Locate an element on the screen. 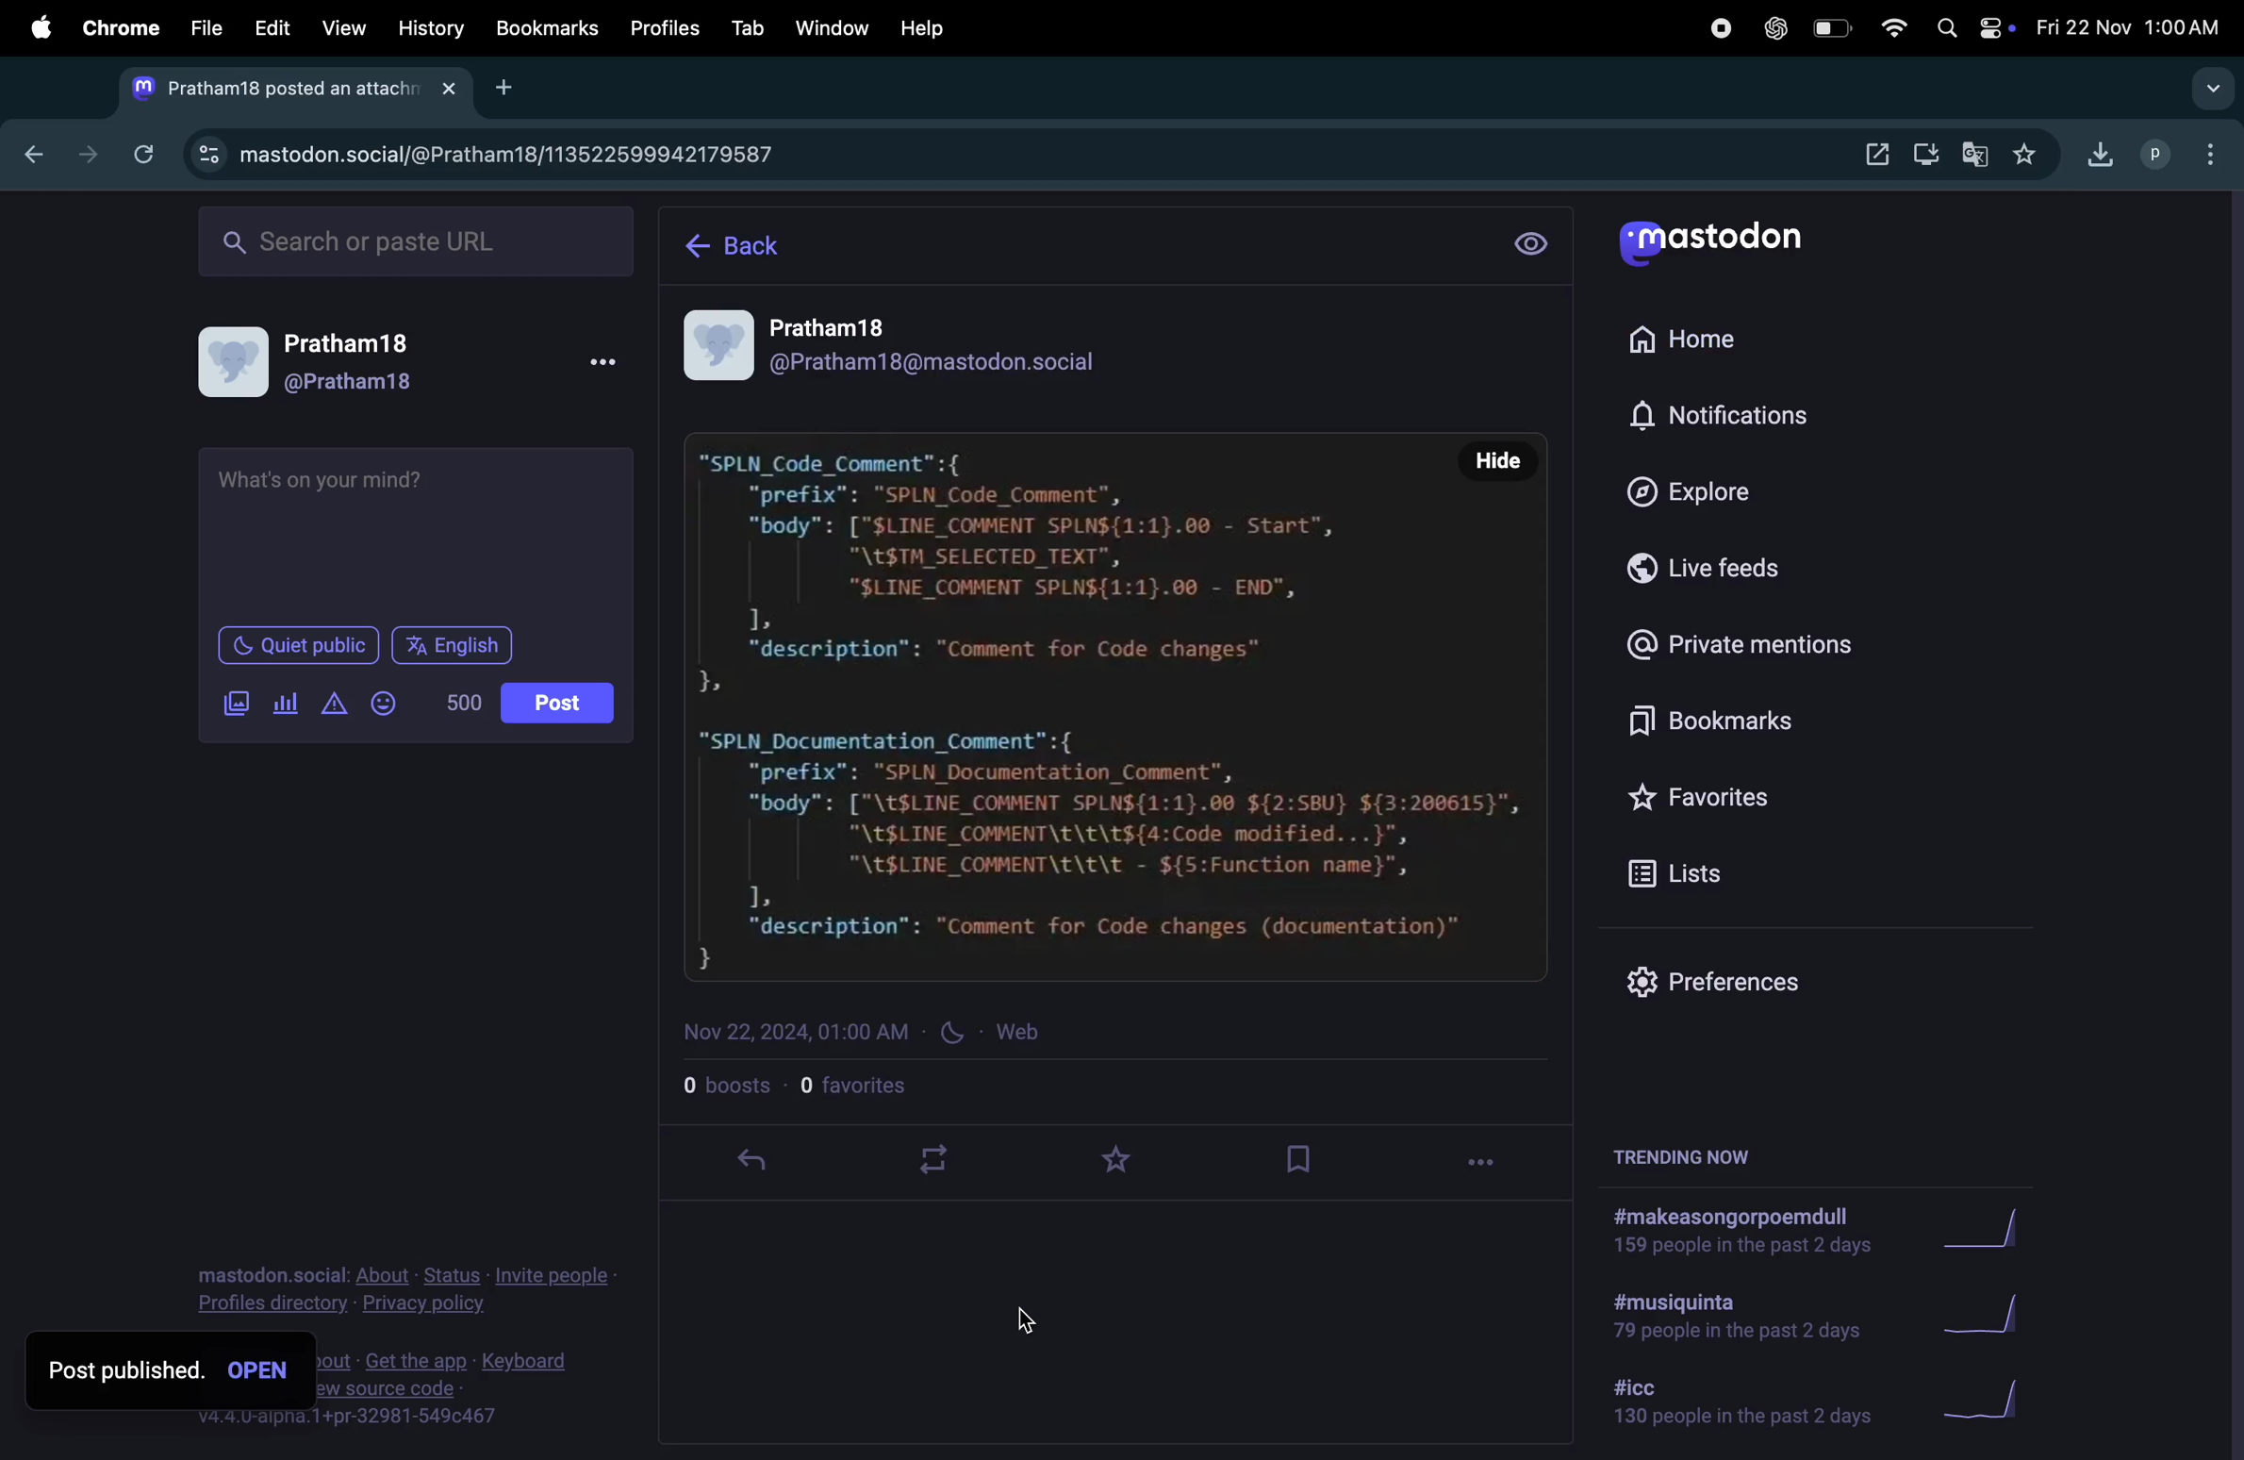 Image resolution: width=2244 pixels, height=1460 pixels. close tab is located at coordinates (455, 90).